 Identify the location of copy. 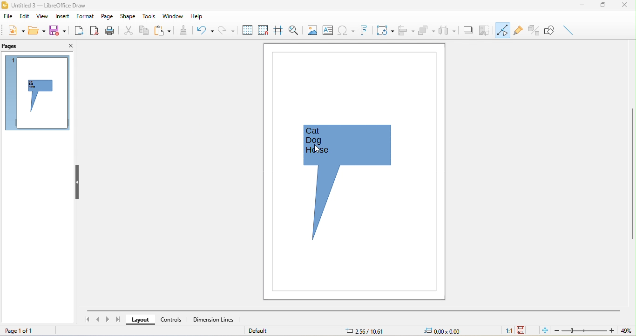
(144, 31).